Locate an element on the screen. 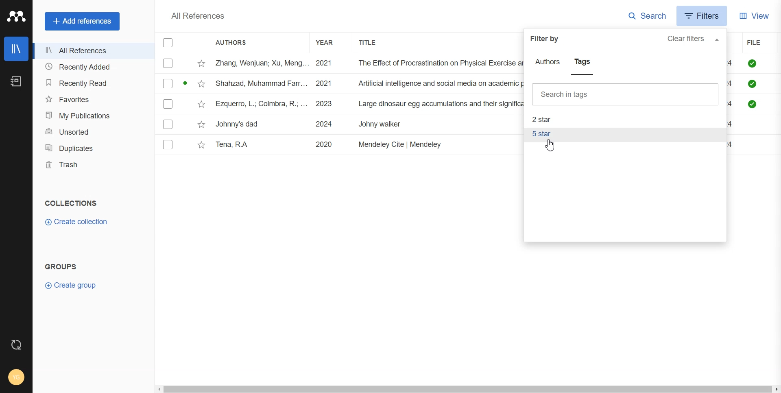 The width and height of the screenshot is (781, 393). Year is located at coordinates (331, 43).